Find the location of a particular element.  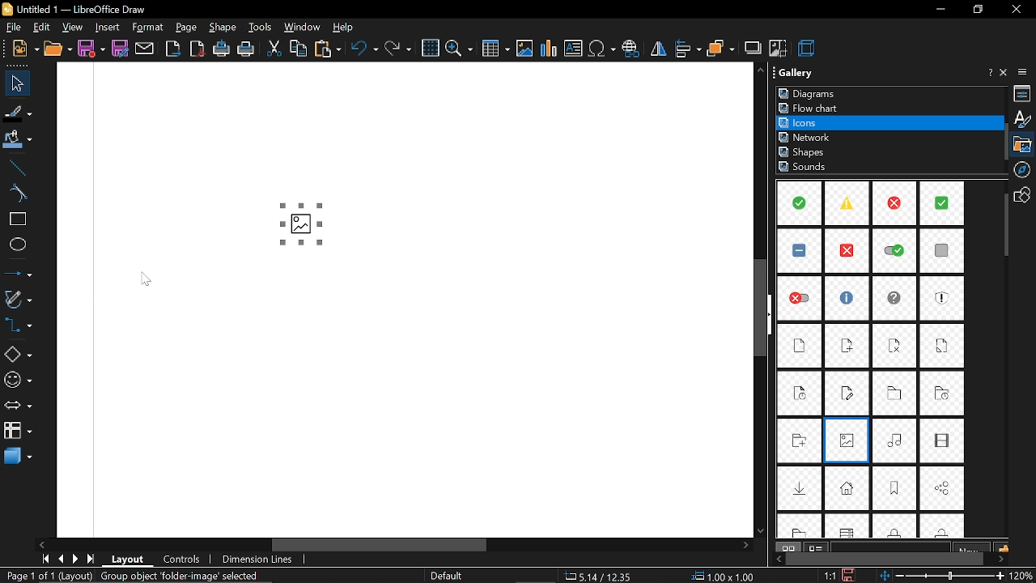

arrows is located at coordinates (16, 407).